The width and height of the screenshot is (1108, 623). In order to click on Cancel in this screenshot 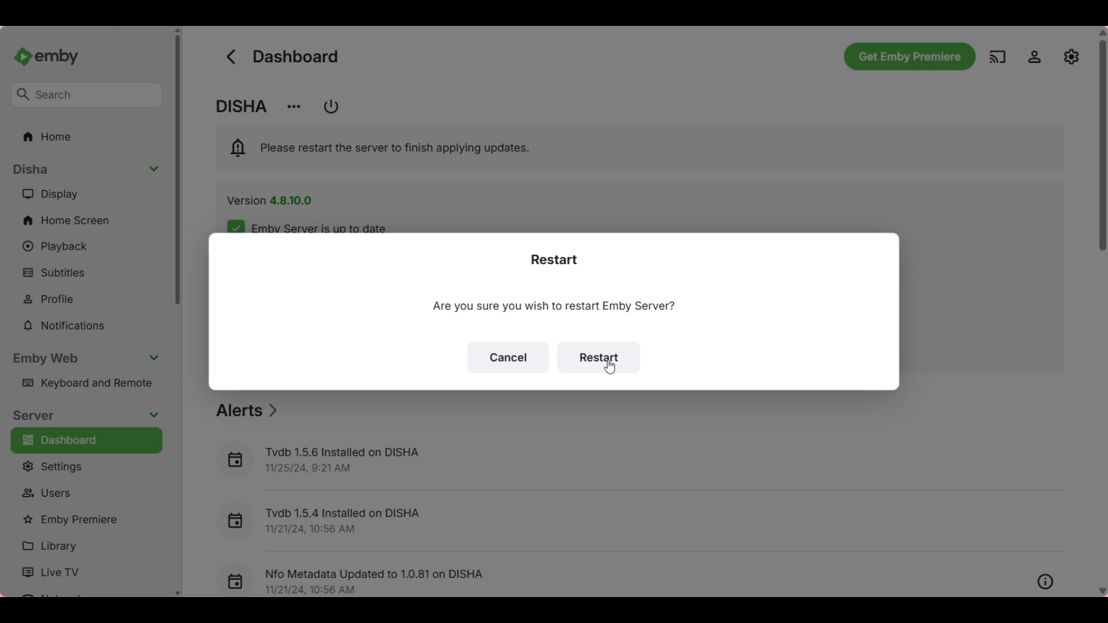, I will do `click(510, 357)`.